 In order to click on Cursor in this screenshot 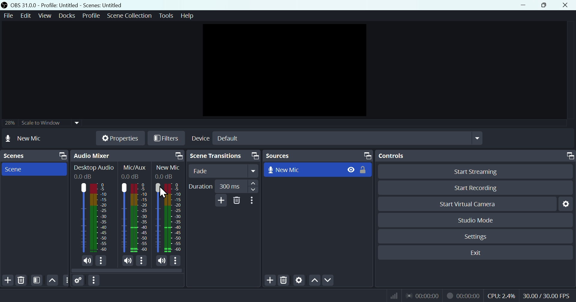, I will do `click(164, 193)`.